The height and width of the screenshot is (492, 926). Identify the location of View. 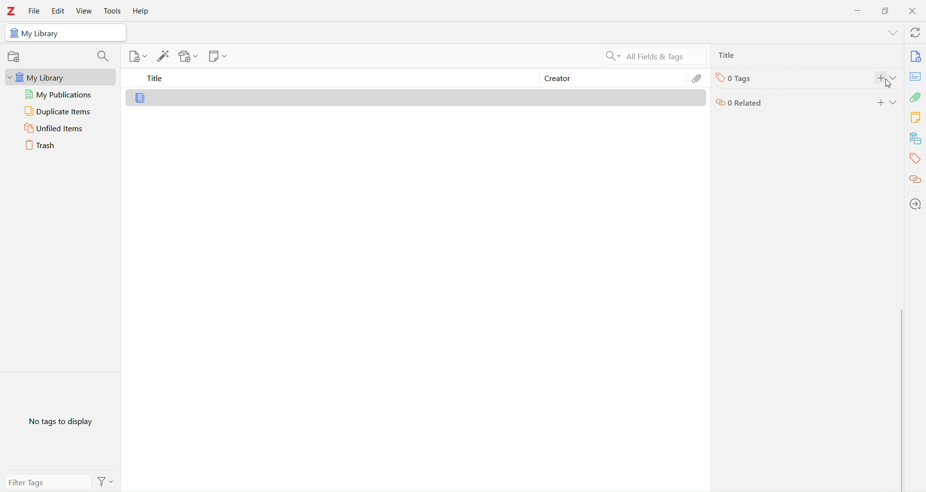
(86, 11).